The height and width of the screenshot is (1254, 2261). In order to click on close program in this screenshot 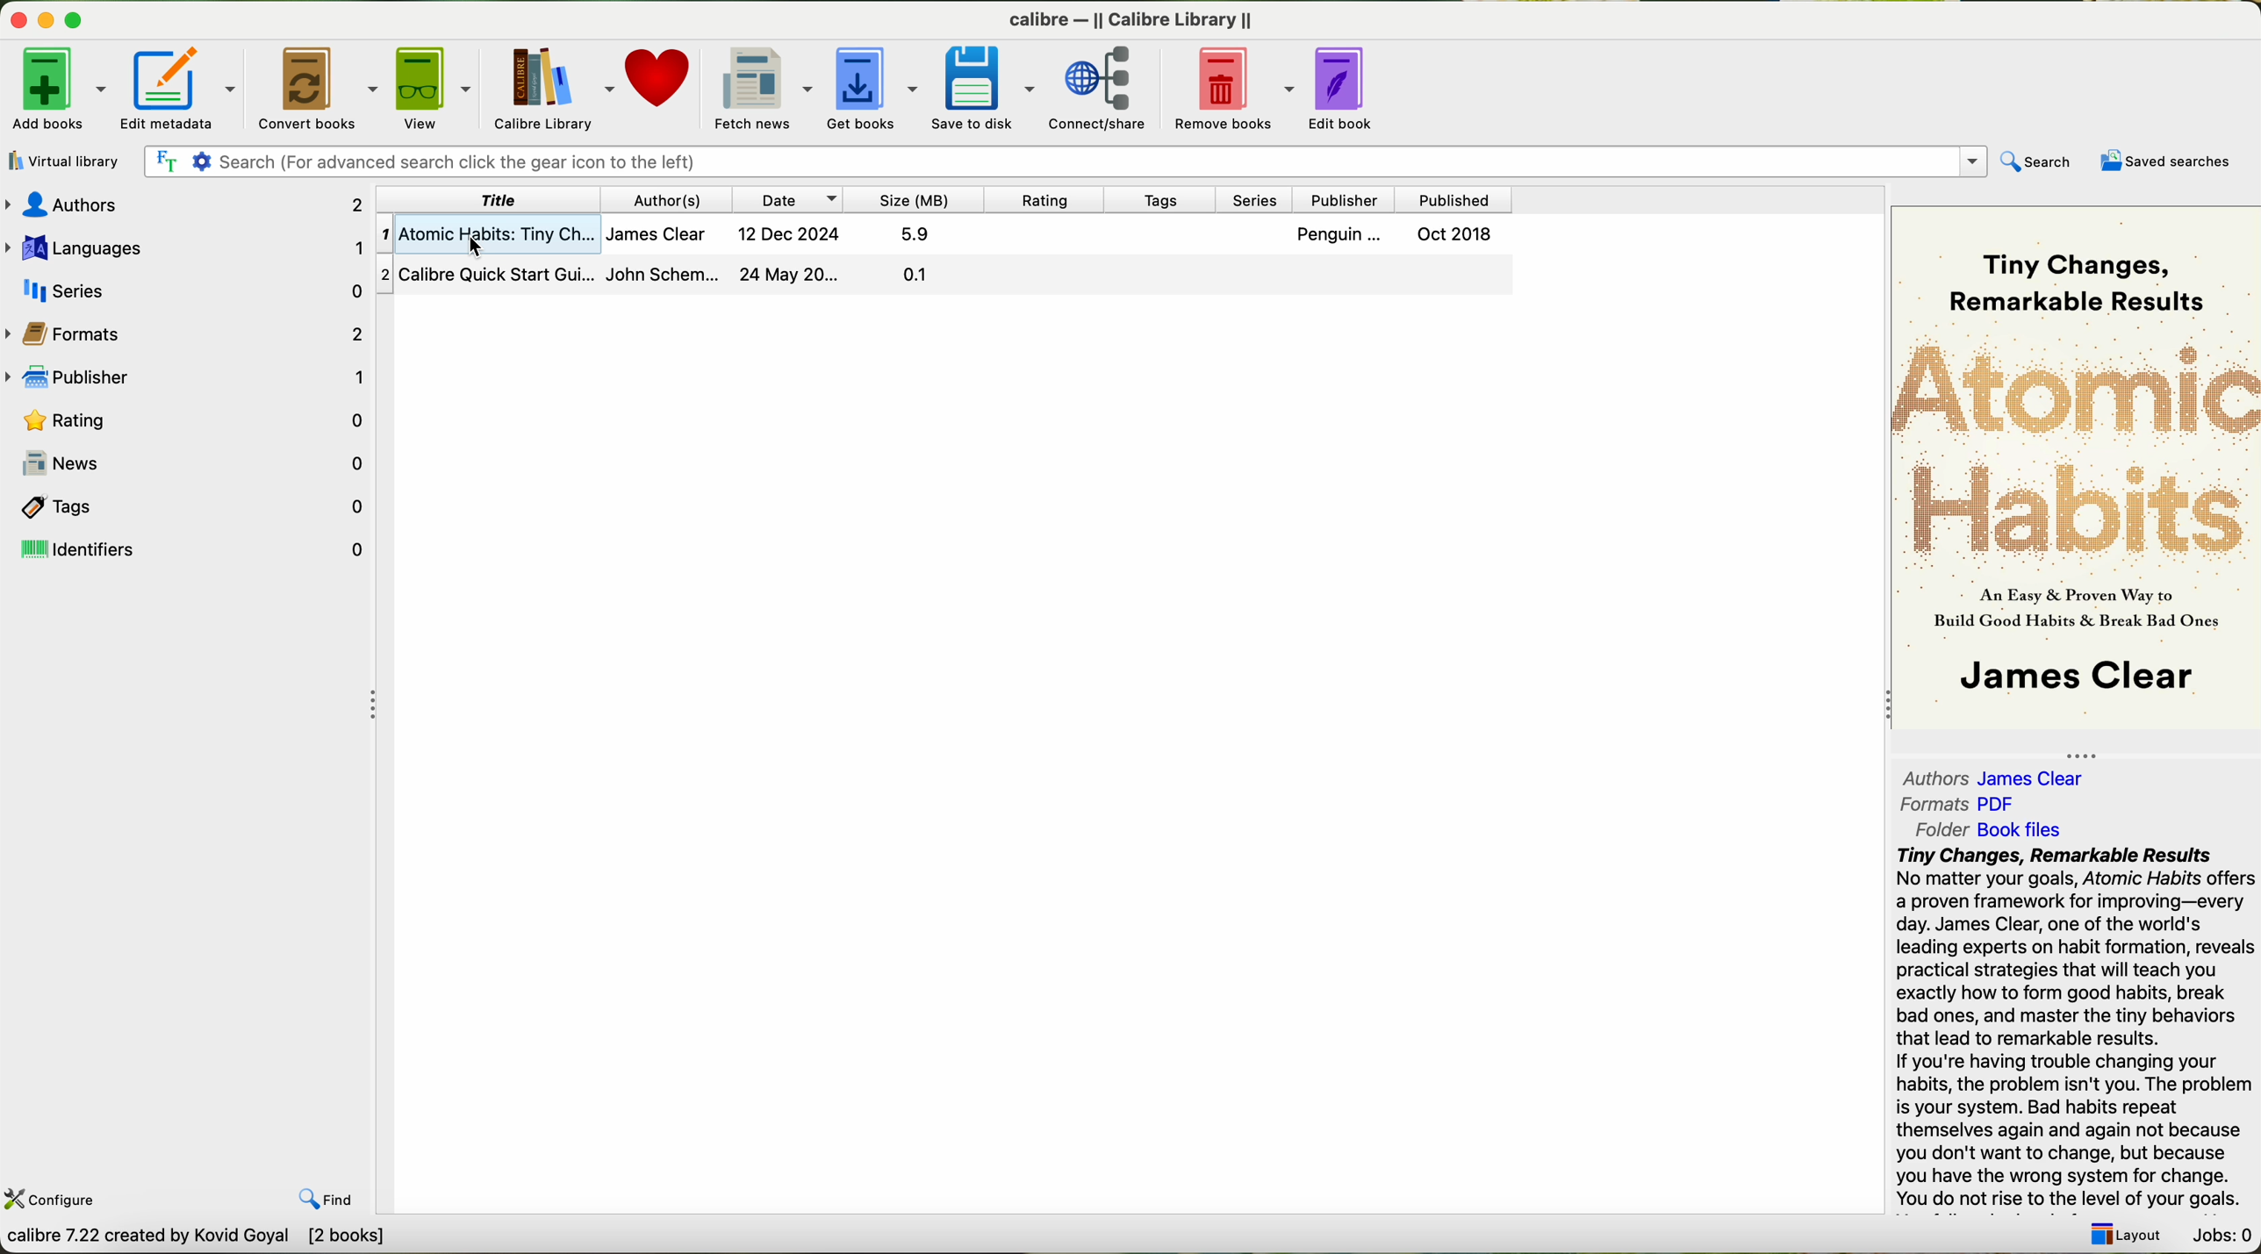, I will do `click(16, 17)`.